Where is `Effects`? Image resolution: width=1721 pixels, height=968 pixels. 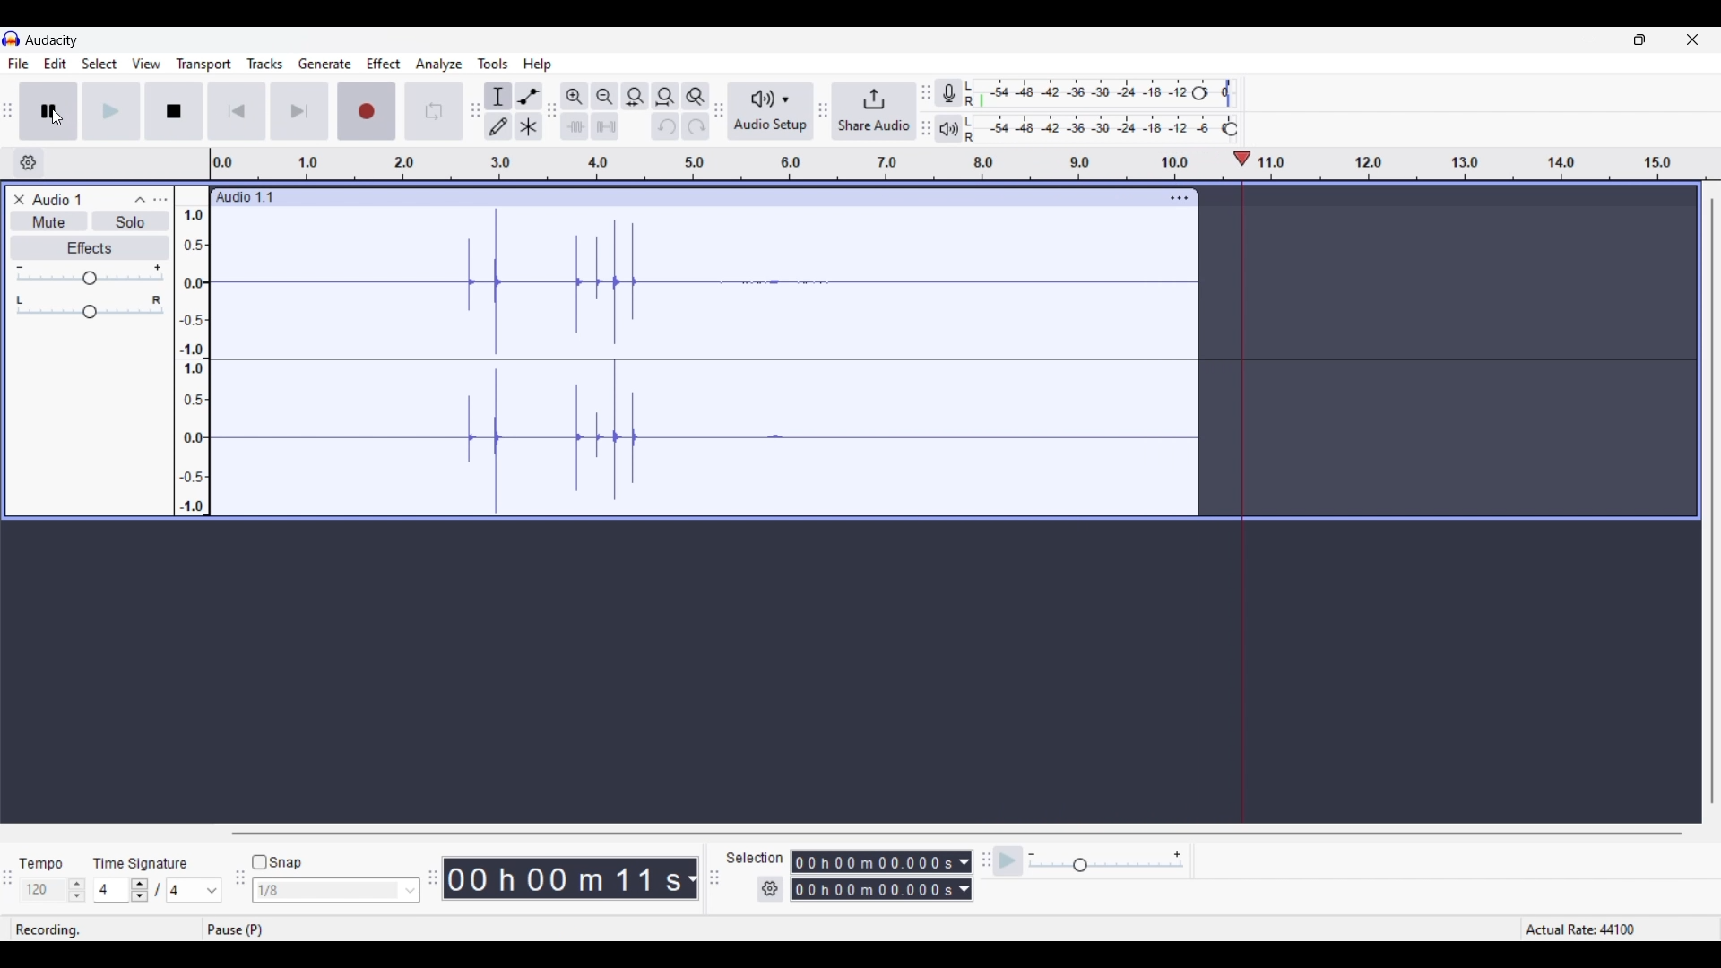 Effects is located at coordinates (87, 247).